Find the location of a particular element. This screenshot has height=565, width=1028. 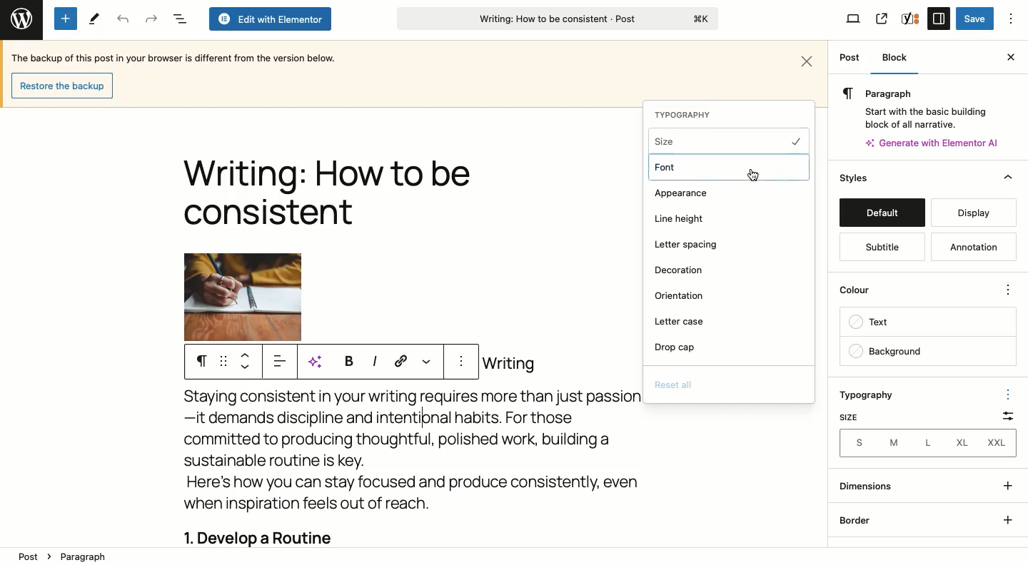

Bold is located at coordinates (347, 360).